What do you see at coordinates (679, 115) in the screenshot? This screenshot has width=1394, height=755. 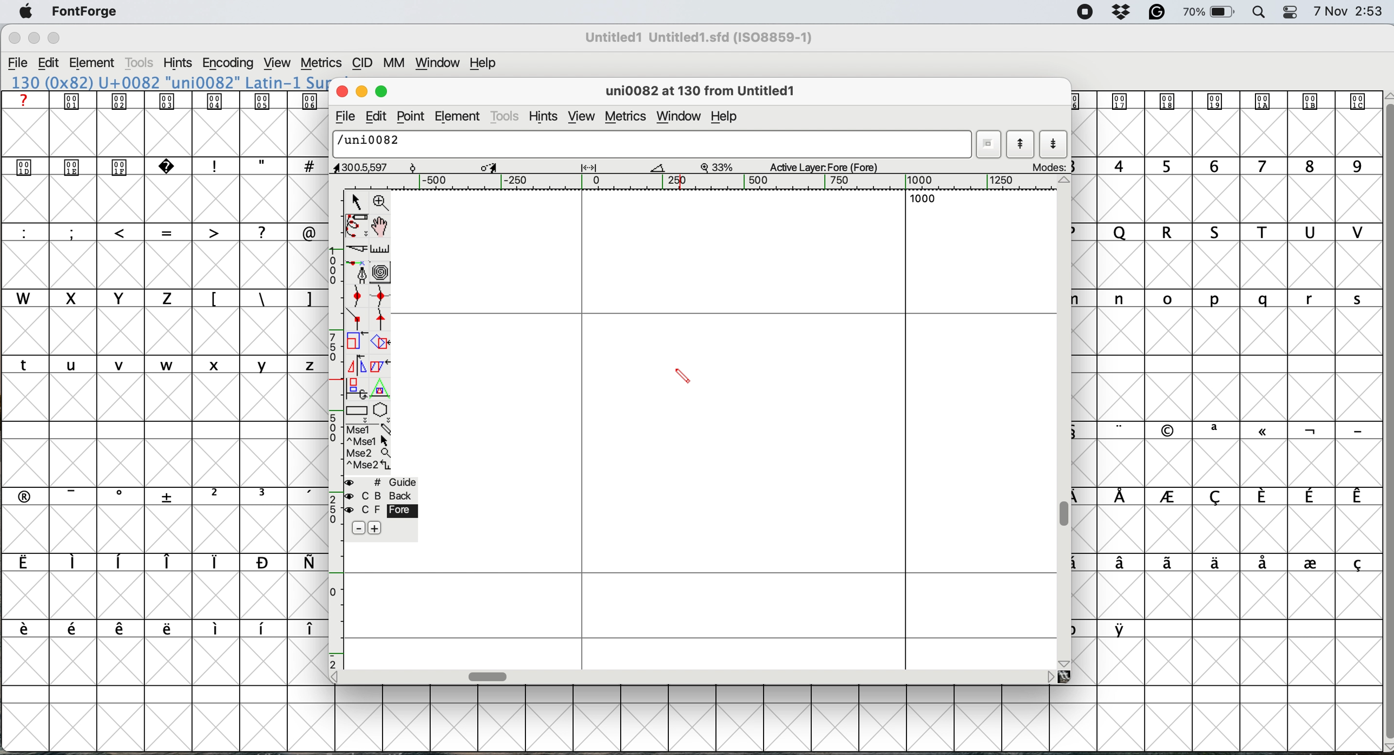 I see `window` at bounding box center [679, 115].